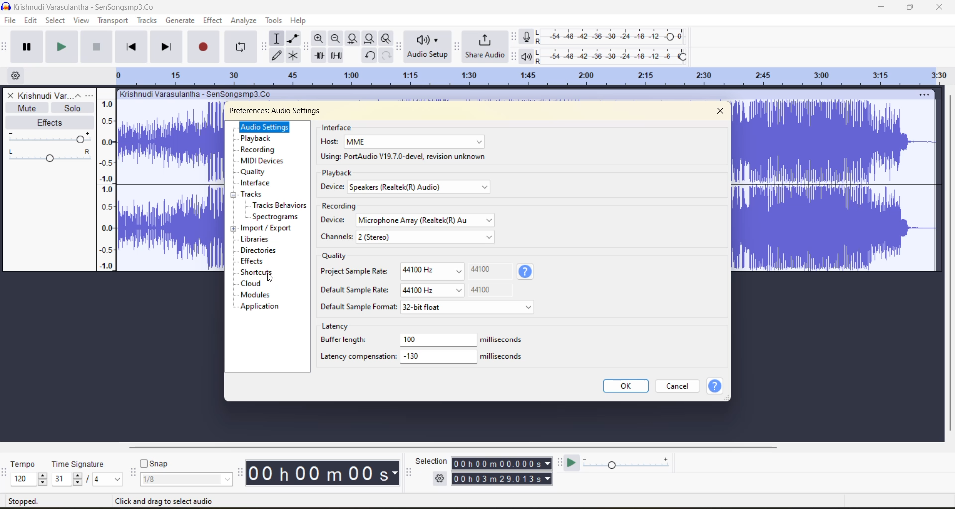 The height and width of the screenshot is (509, 955). What do you see at coordinates (9, 22) in the screenshot?
I see `file` at bounding box center [9, 22].